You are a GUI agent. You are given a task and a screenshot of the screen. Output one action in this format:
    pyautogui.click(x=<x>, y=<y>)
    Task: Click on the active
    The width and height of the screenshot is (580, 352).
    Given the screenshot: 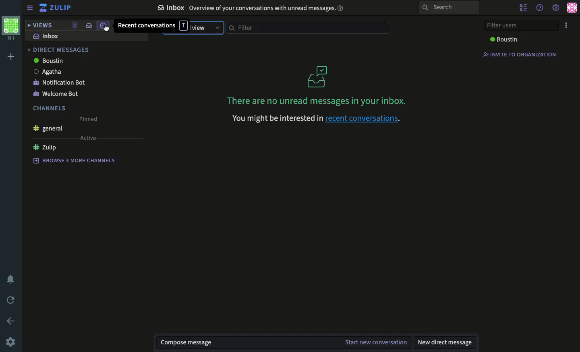 What is the action you would take?
    pyautogui.click(x=87, y=138)
    